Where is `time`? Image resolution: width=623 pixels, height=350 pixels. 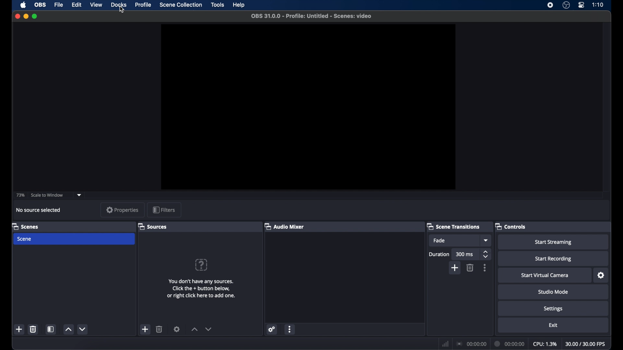
time is located at coordinates (598, 5).